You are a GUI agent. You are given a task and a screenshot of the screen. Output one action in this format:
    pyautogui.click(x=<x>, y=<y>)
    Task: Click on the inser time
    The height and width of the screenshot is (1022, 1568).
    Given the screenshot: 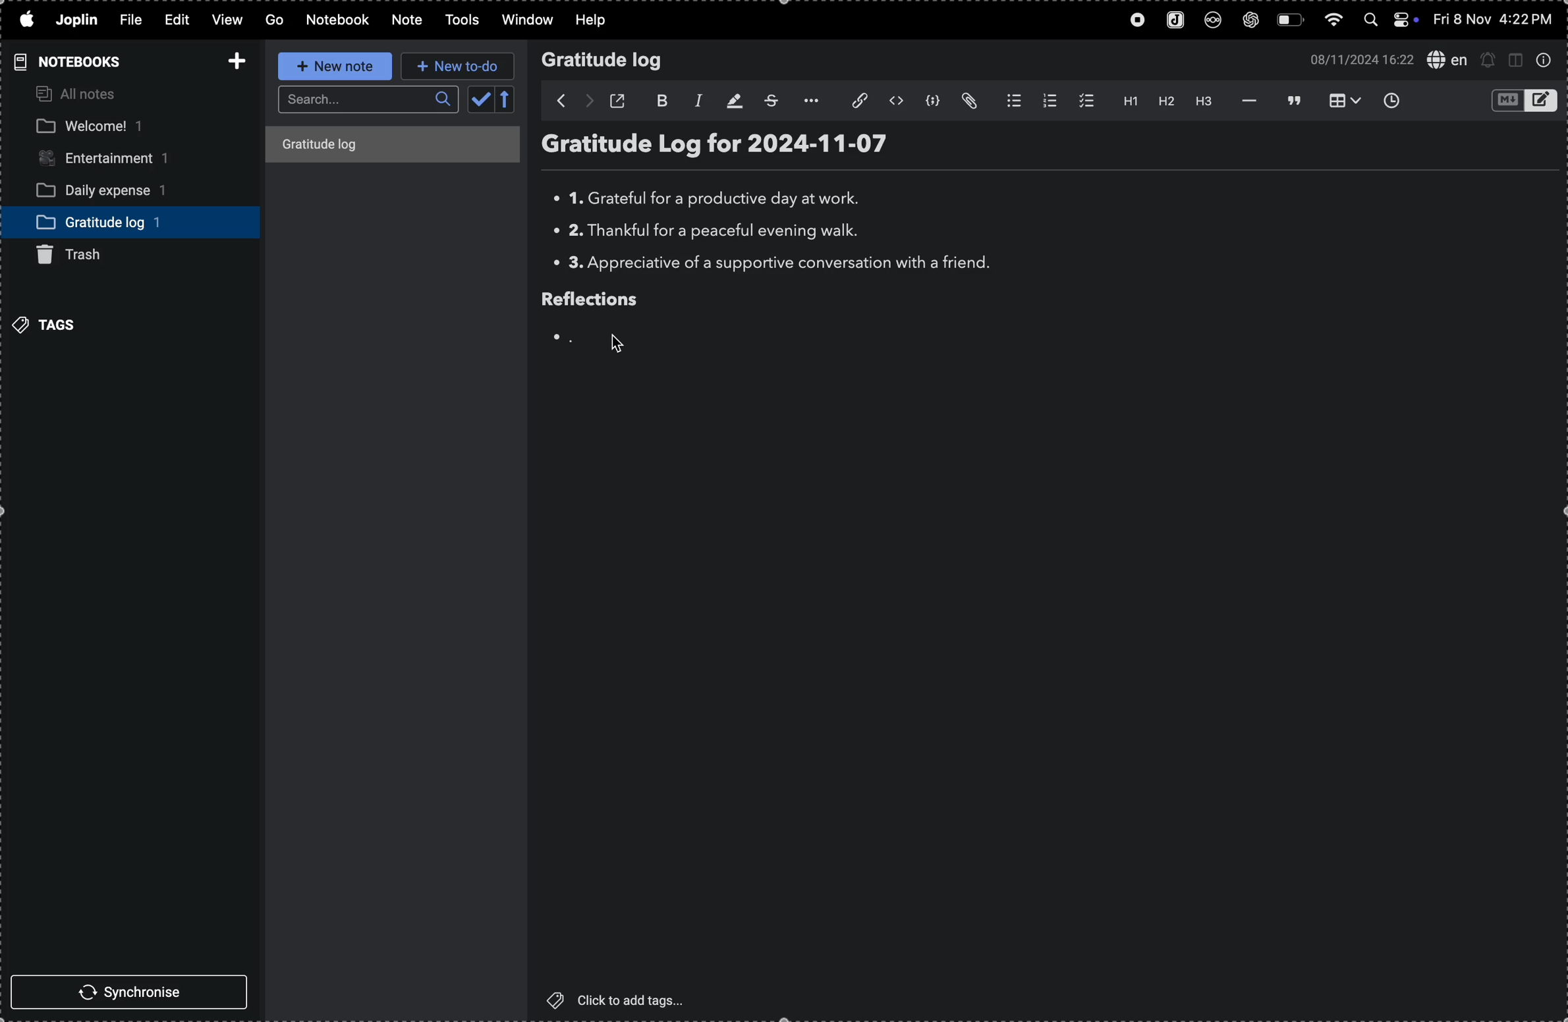 What is the action you would take?
    pyautogui.click(x=1394, y=101)
    